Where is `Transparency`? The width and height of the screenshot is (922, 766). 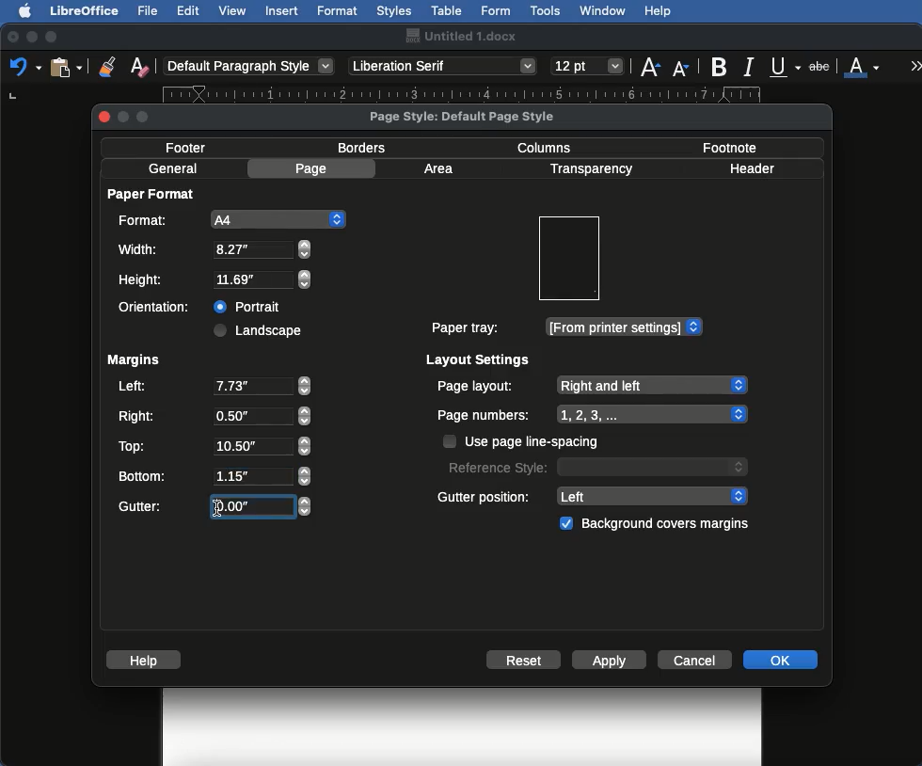
Transparency is located at coordinates (590, 169).